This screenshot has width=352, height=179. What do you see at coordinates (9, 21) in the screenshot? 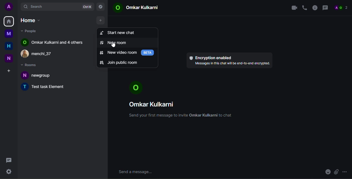
I see `home` at bounding box center [9, 21].